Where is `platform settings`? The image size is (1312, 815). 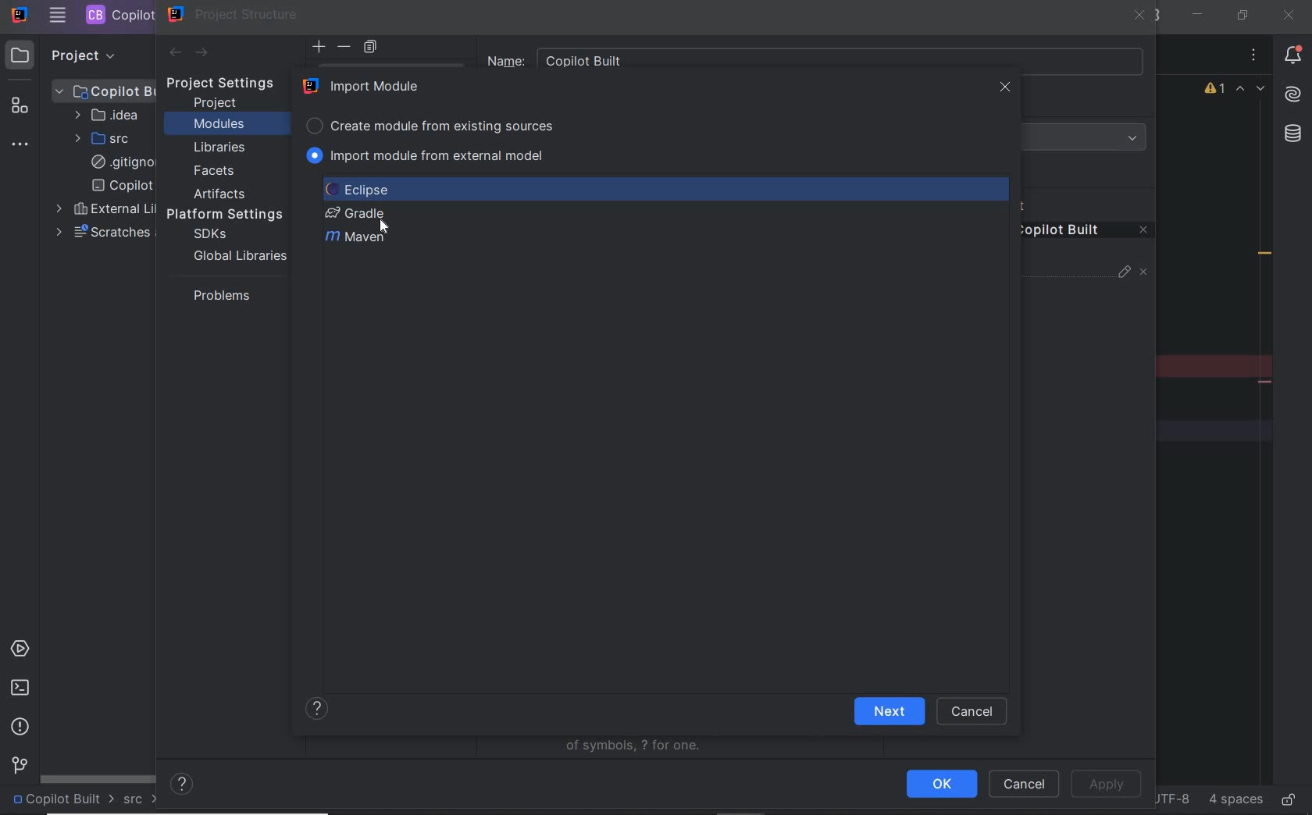
platform settings is located at coordinates (230, 215).